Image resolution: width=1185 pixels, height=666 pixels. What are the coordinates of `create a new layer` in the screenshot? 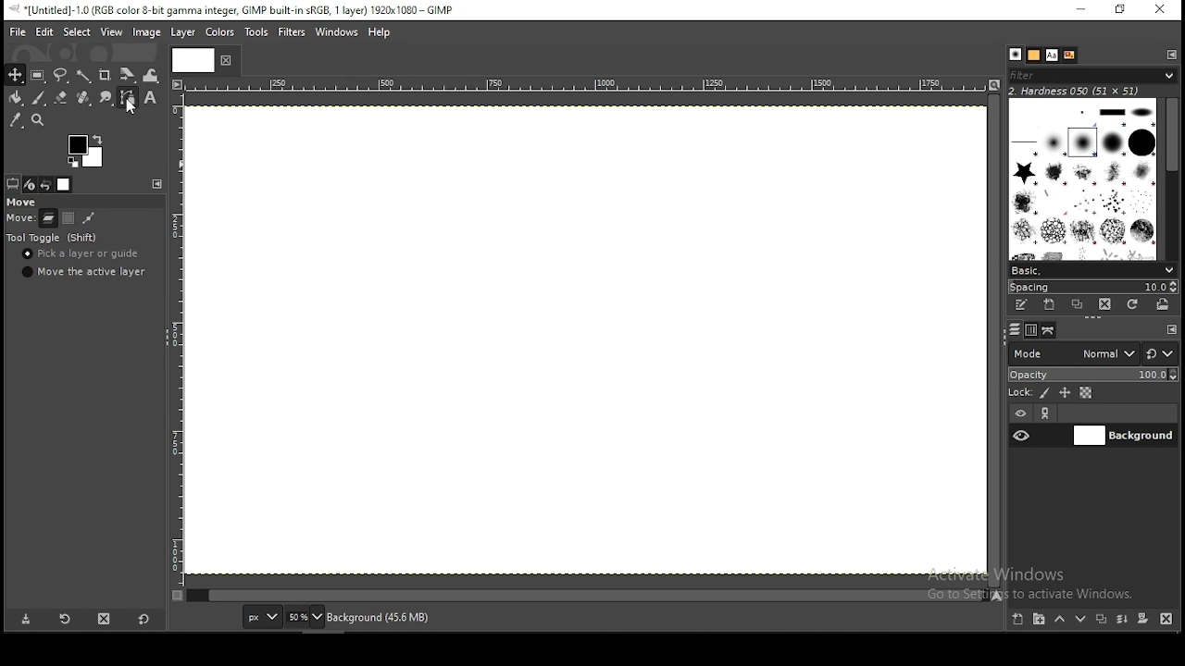 It's located at (1017, 620).